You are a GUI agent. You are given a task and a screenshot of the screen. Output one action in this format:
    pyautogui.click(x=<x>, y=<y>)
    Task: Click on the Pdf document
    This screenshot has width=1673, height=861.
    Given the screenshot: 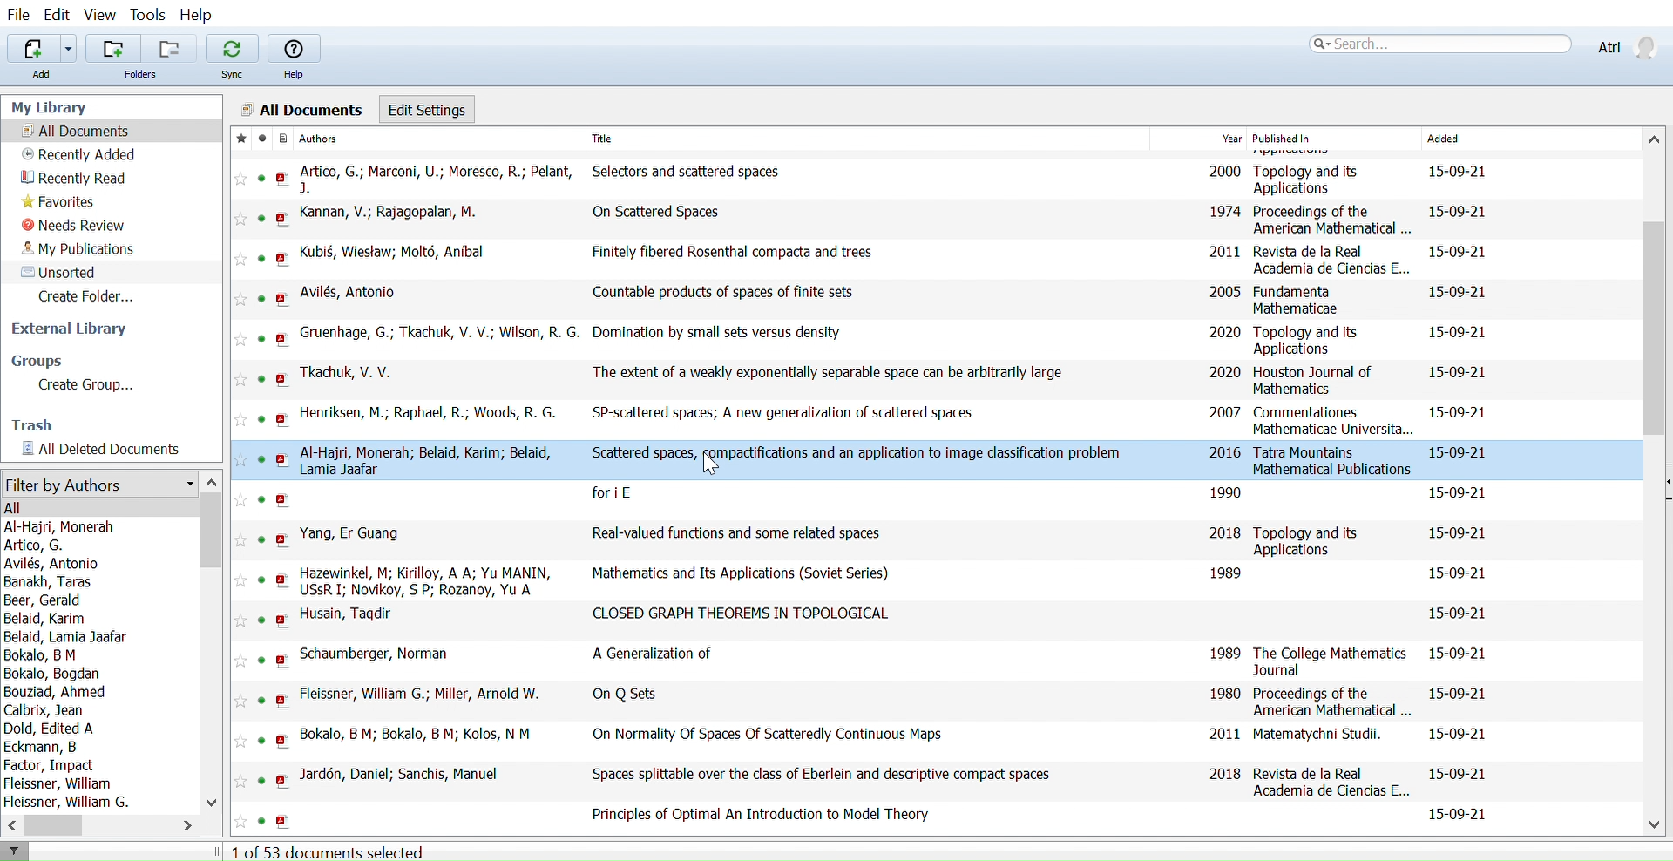 What is the action you would take?
    pyautogui.click(x=284, y=501)
    